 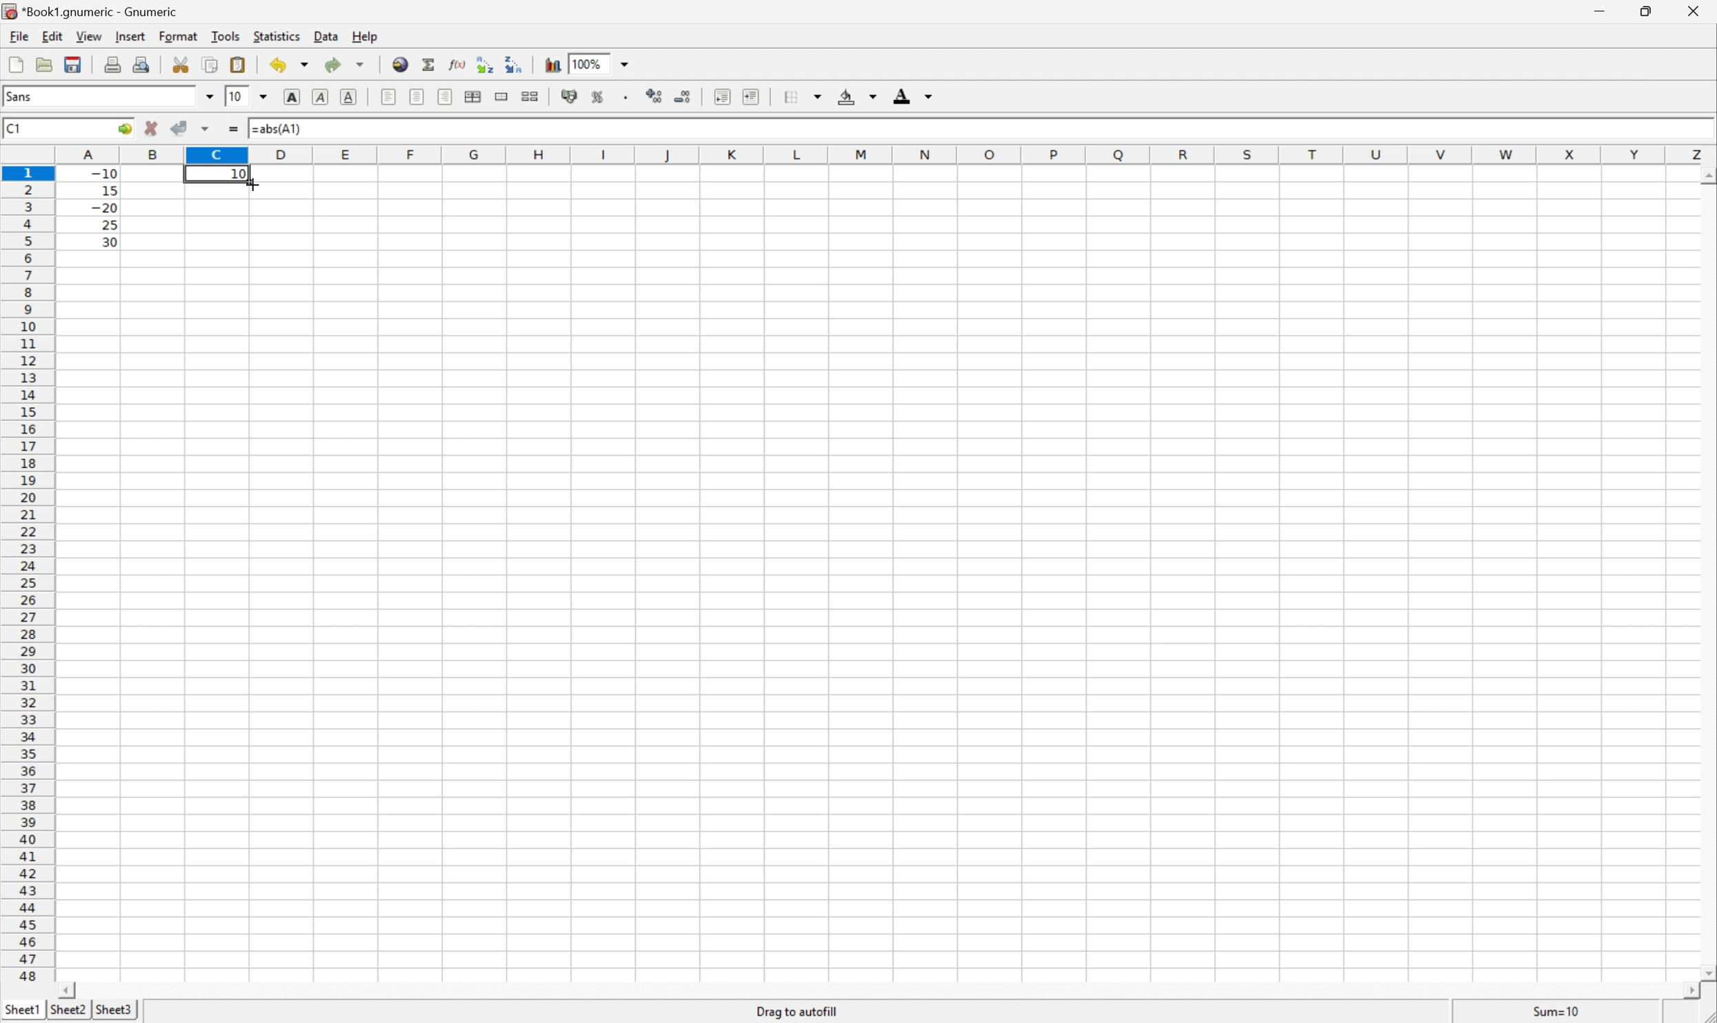 What do you see at coordinates (282, 127) in the screenshot?
I see `=ABS(A1)` at bounding box center [282, 127].